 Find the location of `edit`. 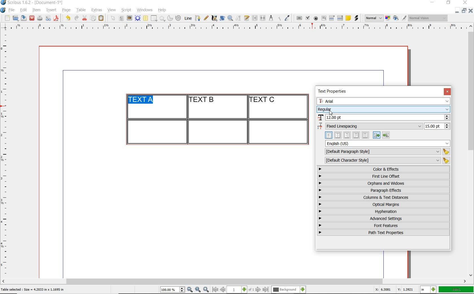

edit is located at coordinates (24, 10).